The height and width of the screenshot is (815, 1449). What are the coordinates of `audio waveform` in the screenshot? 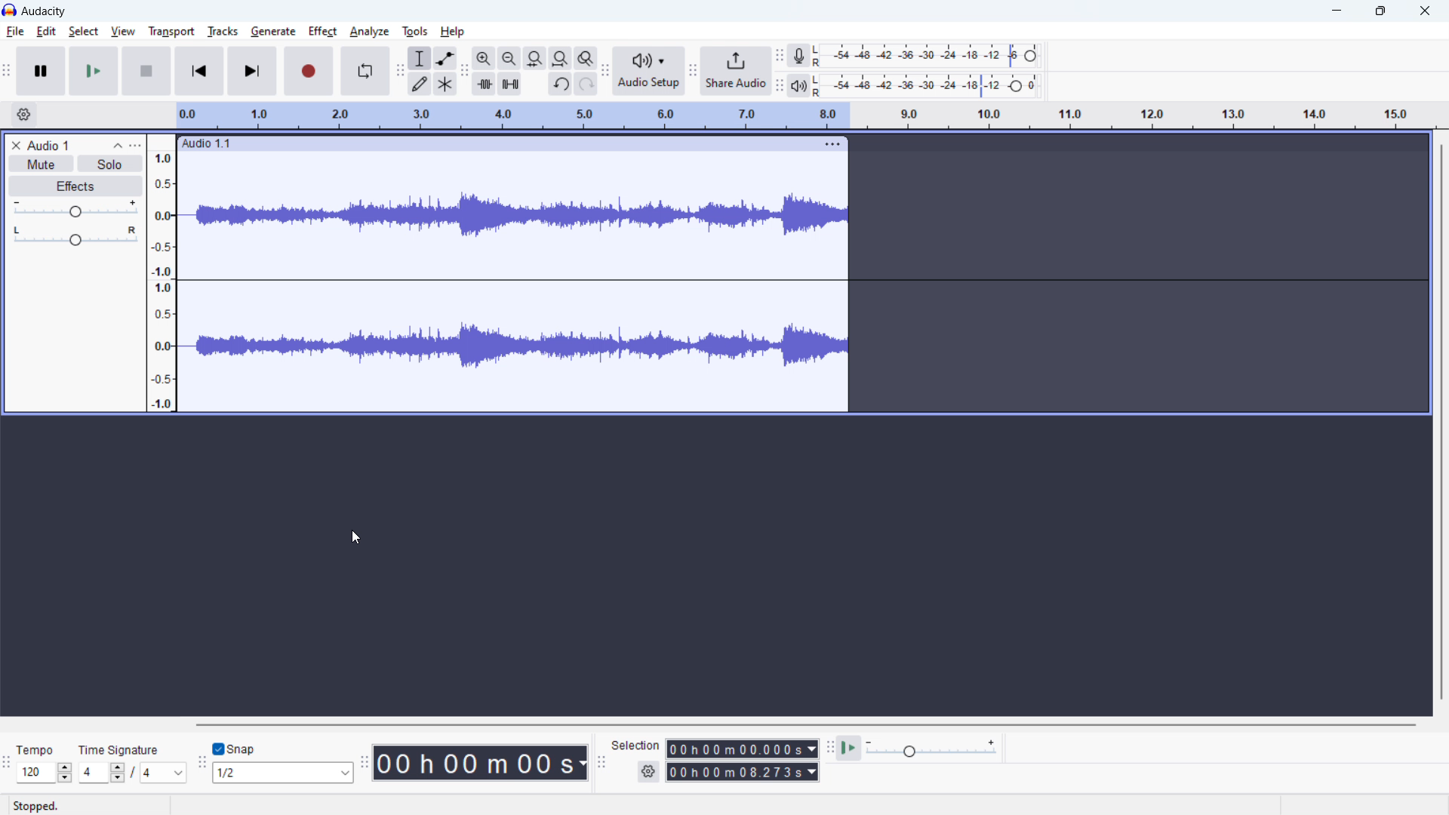 It's located at (513, 280).